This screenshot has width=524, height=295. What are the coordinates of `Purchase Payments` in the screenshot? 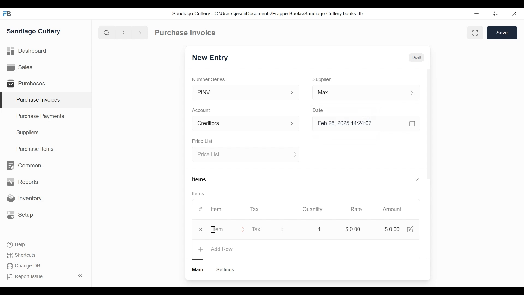 It's located at (41, 117).